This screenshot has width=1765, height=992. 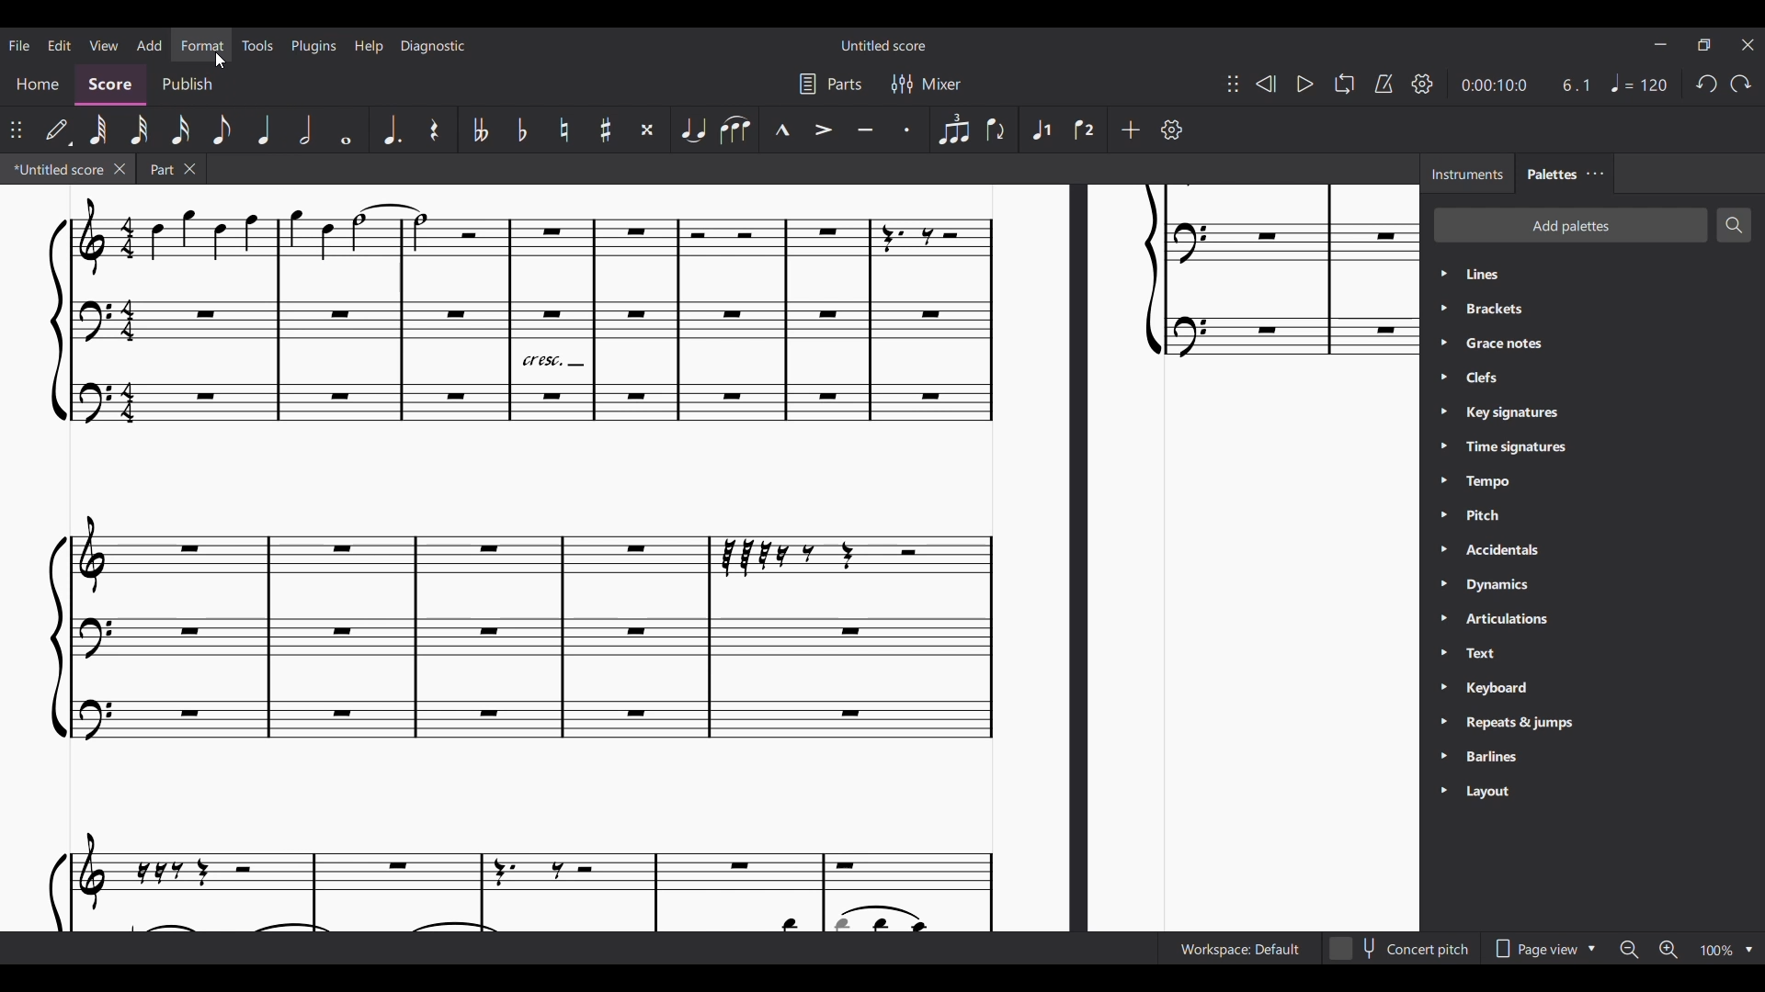 What do you see at coordinates (1667, 949) in the screenshot?
I see `Zoom in` at bounding box center [1667, 949].